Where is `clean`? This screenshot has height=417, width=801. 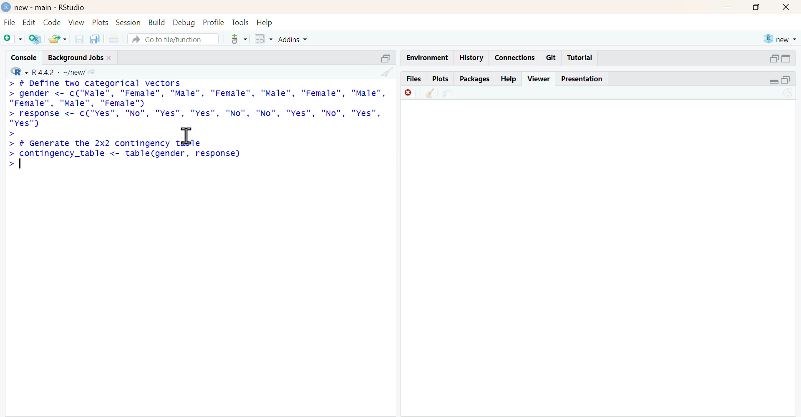 clean is located at coordinates (388, 72).